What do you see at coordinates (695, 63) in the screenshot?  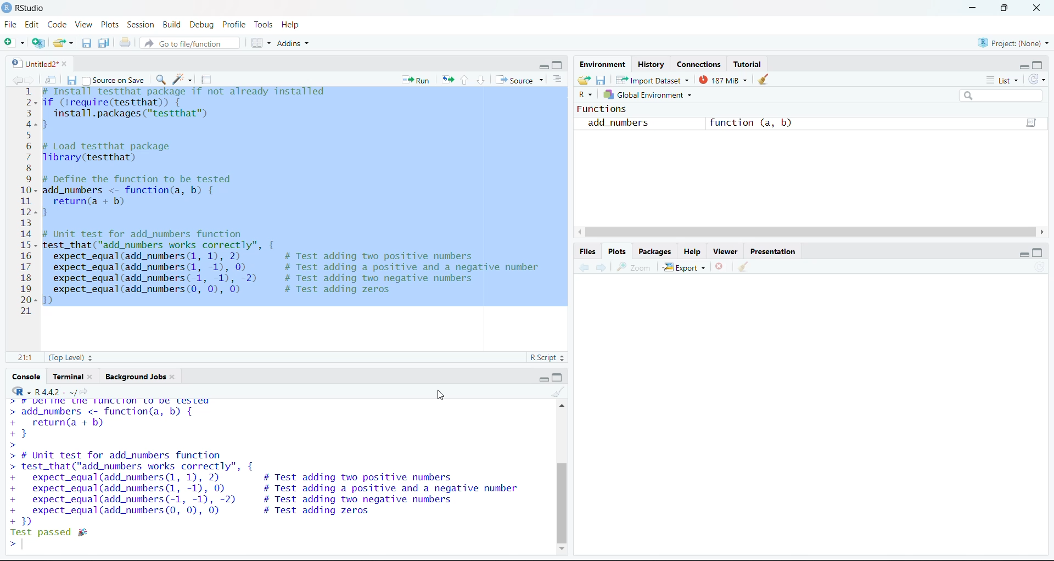 I see `Connections` at bounding box center [695, 63].